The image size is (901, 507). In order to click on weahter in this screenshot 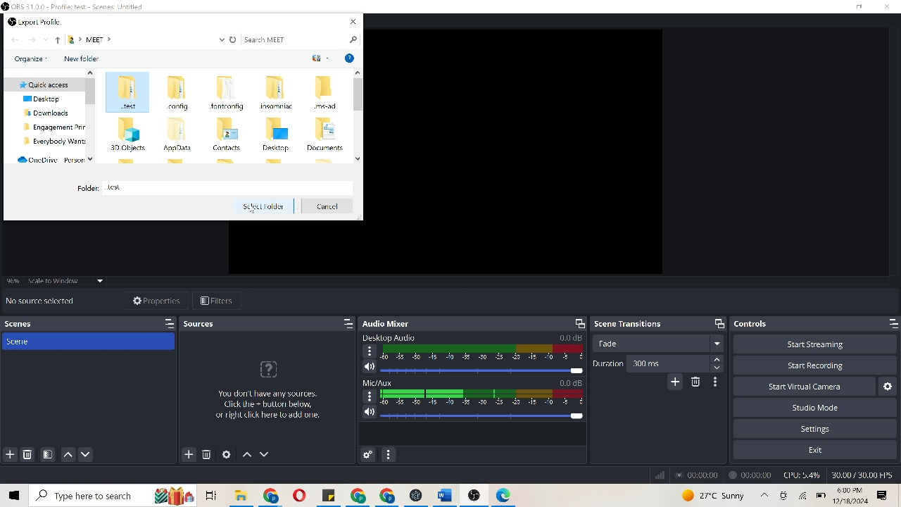, I will do `click(714, 494)`.